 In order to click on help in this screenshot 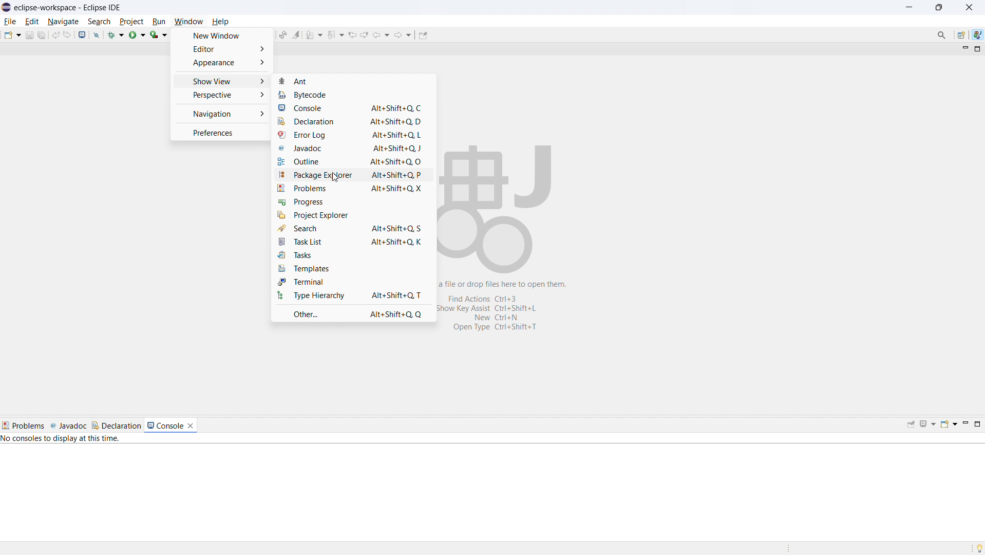, I will do `click(220, 22)`.